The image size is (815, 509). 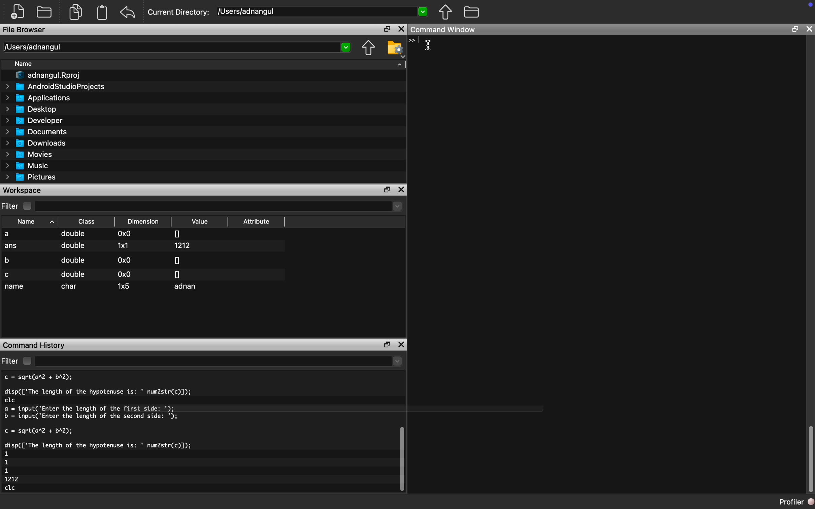 I want to click on double, so click(x=72, y=248).